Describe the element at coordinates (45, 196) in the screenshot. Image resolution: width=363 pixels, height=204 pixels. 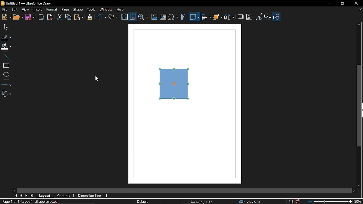
I see `layout` at that location.